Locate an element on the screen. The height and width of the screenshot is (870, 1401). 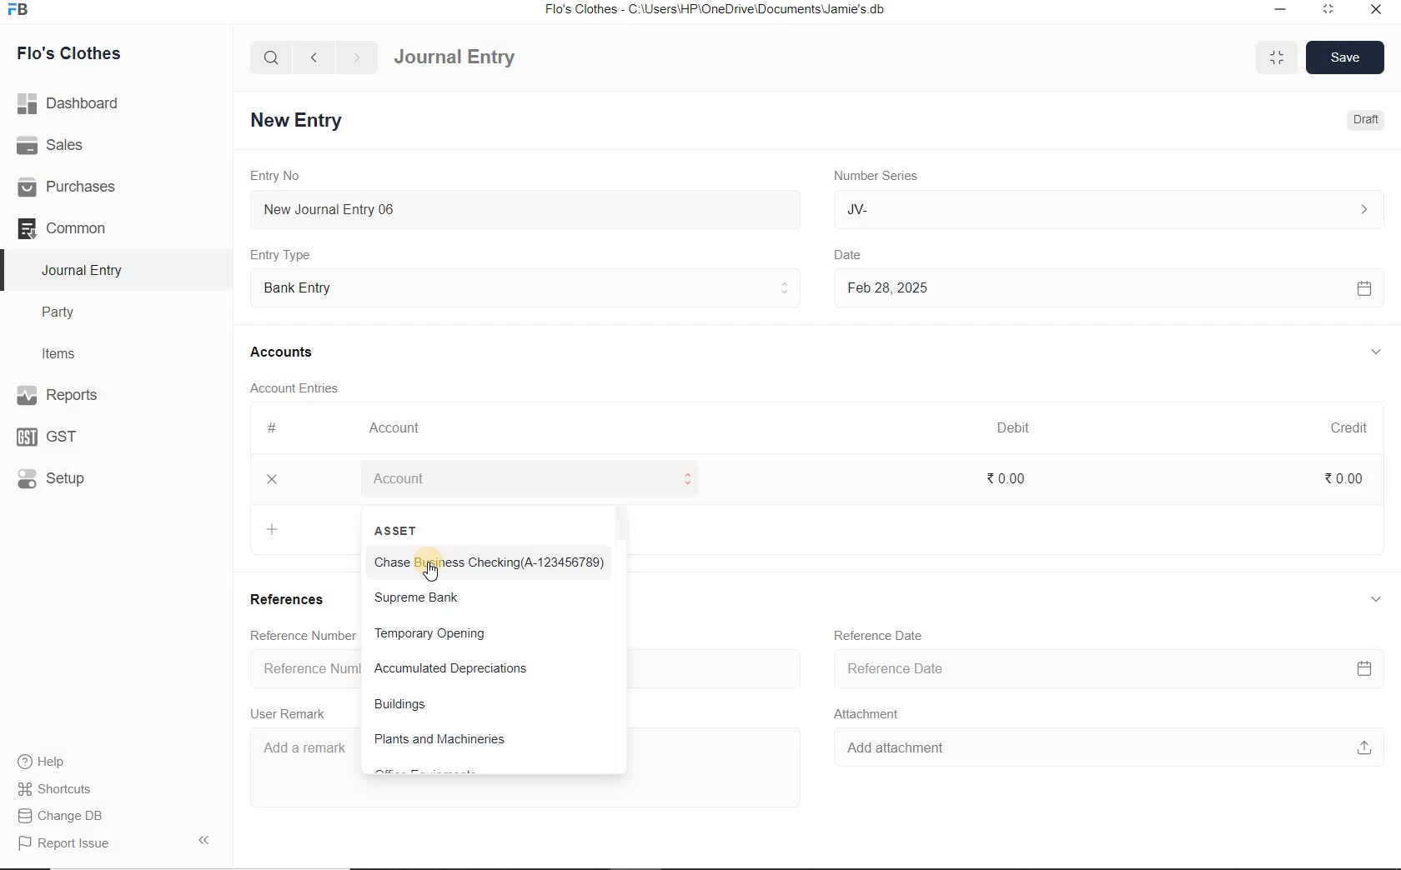
# is located at coordinates (273, 427).